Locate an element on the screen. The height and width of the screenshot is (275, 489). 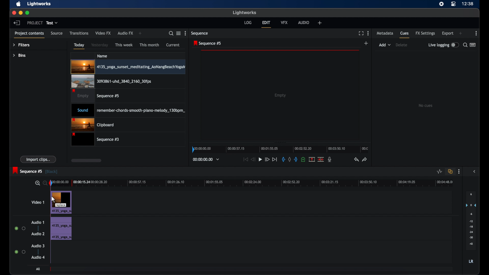
bins is located at coordinates (19, 55).